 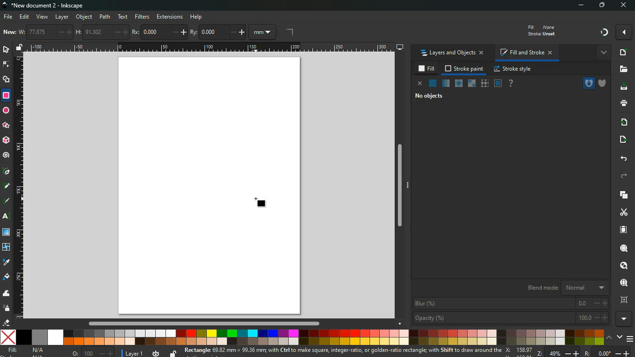 I want to click on h, so click(x=102, y=32).